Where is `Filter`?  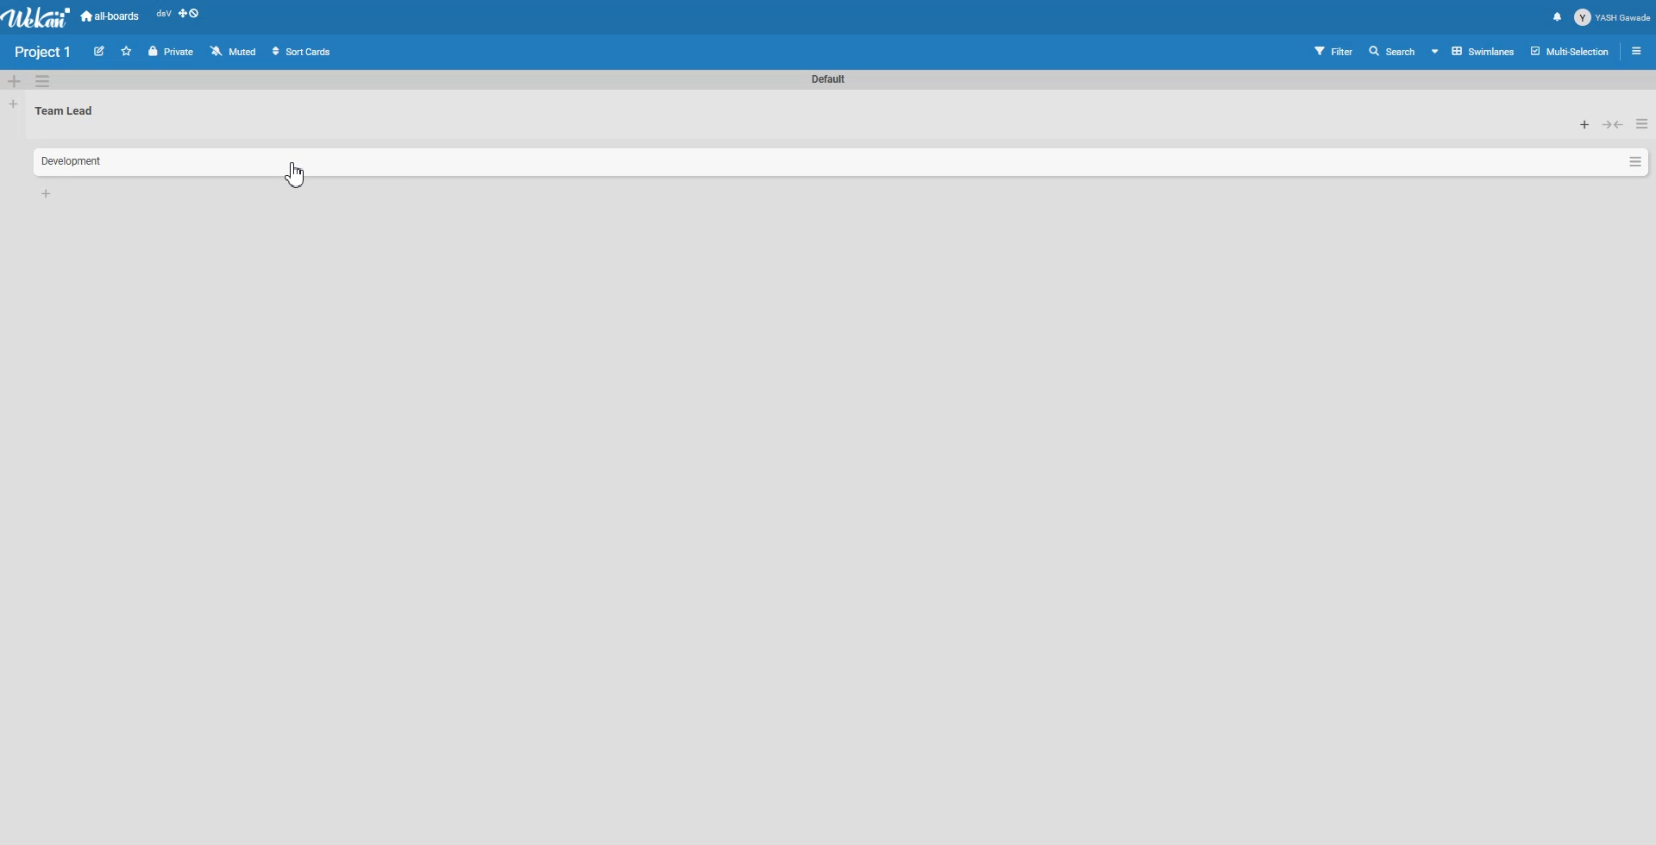
Filter is located at coordinates (1334, 51).